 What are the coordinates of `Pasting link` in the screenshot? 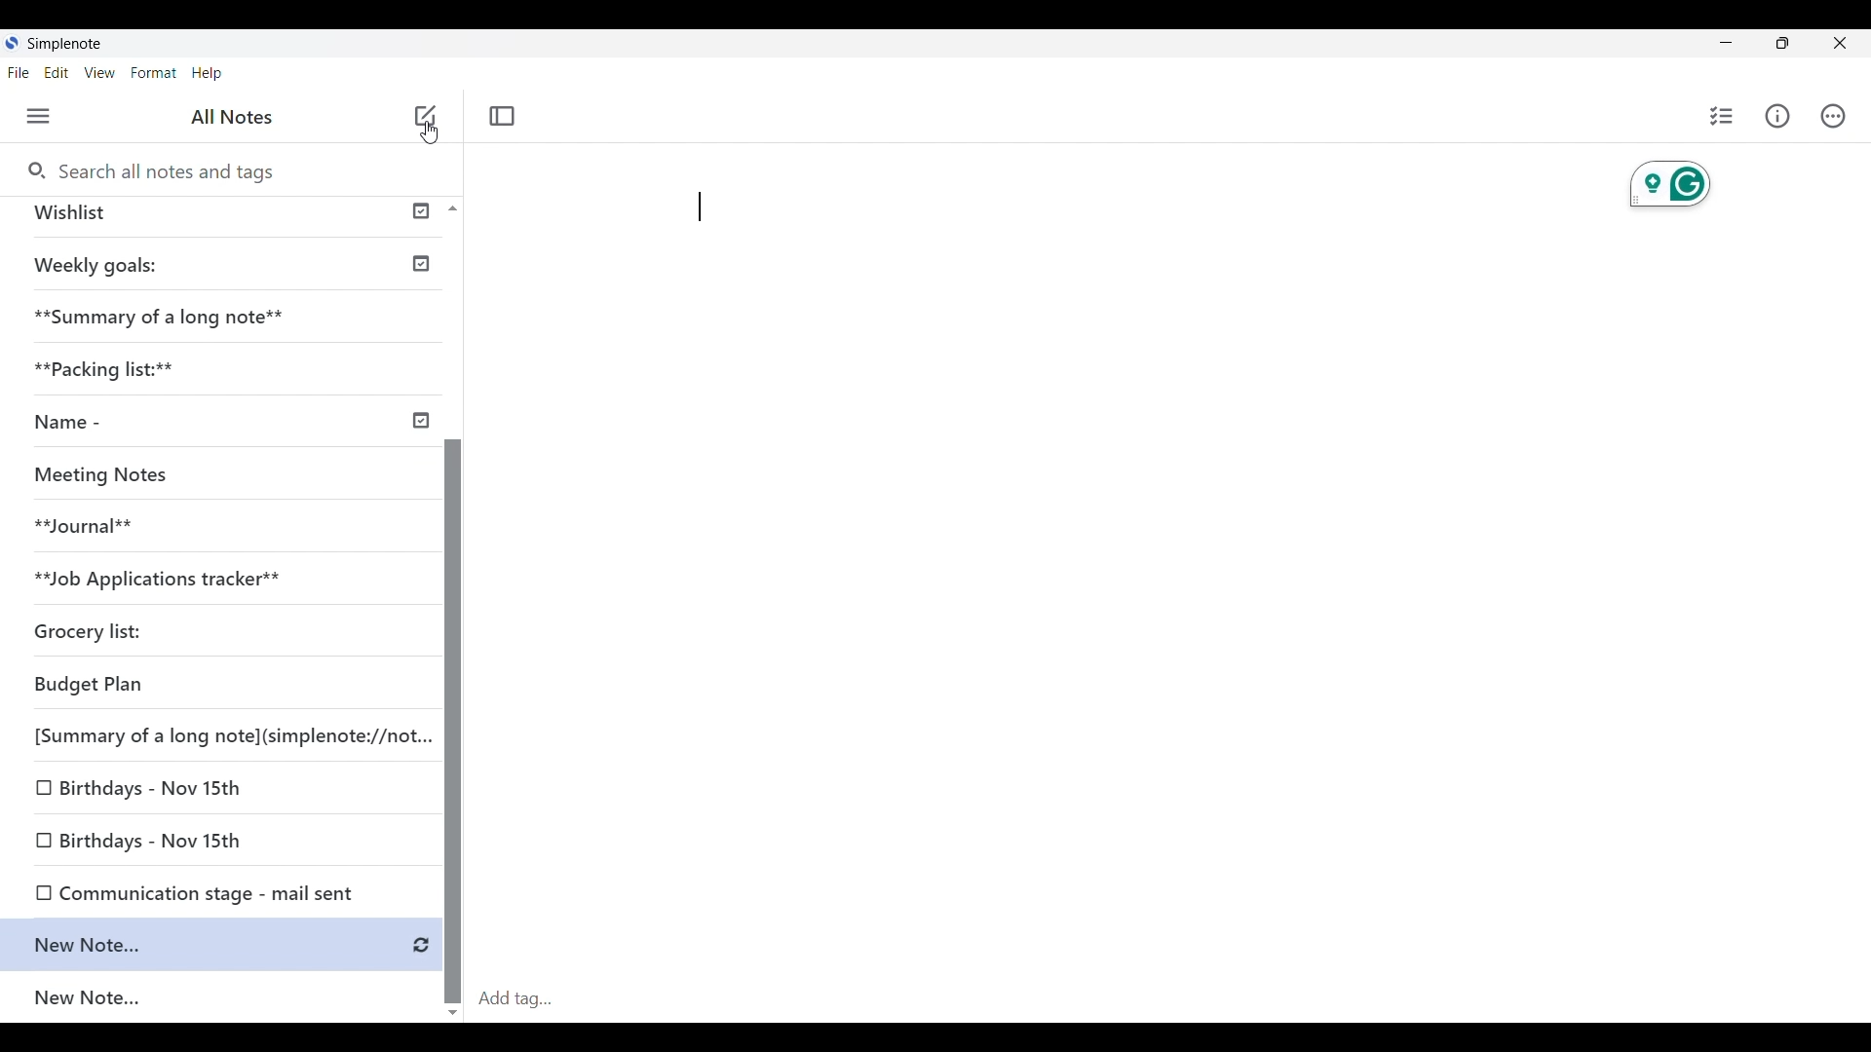 It's located at (700, 207).